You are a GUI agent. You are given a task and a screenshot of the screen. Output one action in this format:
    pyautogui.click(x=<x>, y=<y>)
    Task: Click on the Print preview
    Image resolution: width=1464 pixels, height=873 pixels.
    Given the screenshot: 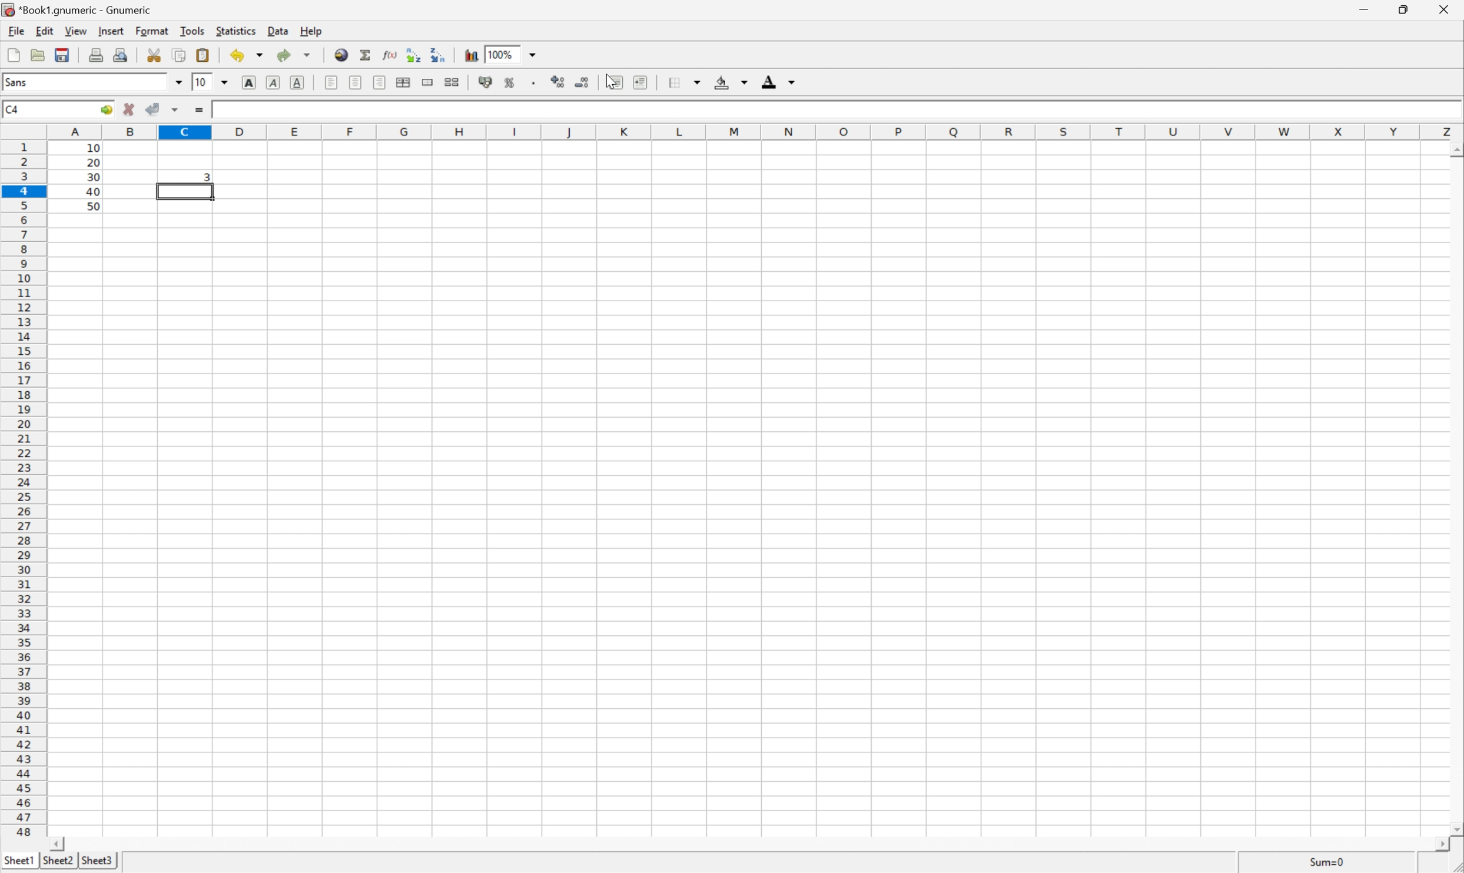 What is the action you would take?
    pyautogui.click(x=124, y=54)
    